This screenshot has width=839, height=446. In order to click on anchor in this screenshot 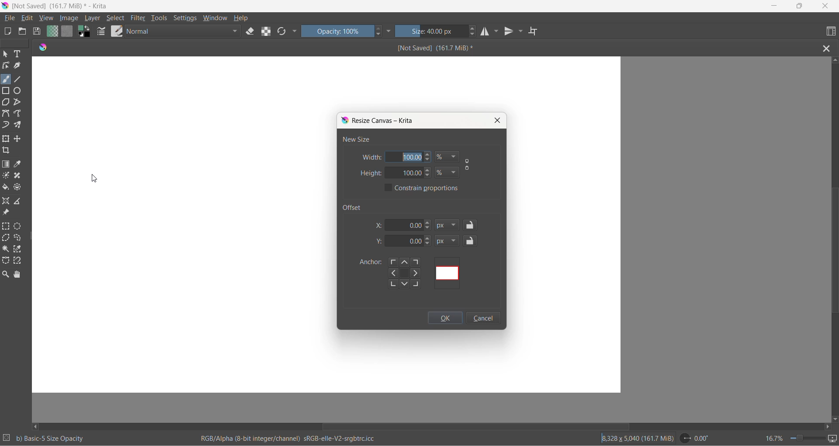, I will do `click(369, 263)`.